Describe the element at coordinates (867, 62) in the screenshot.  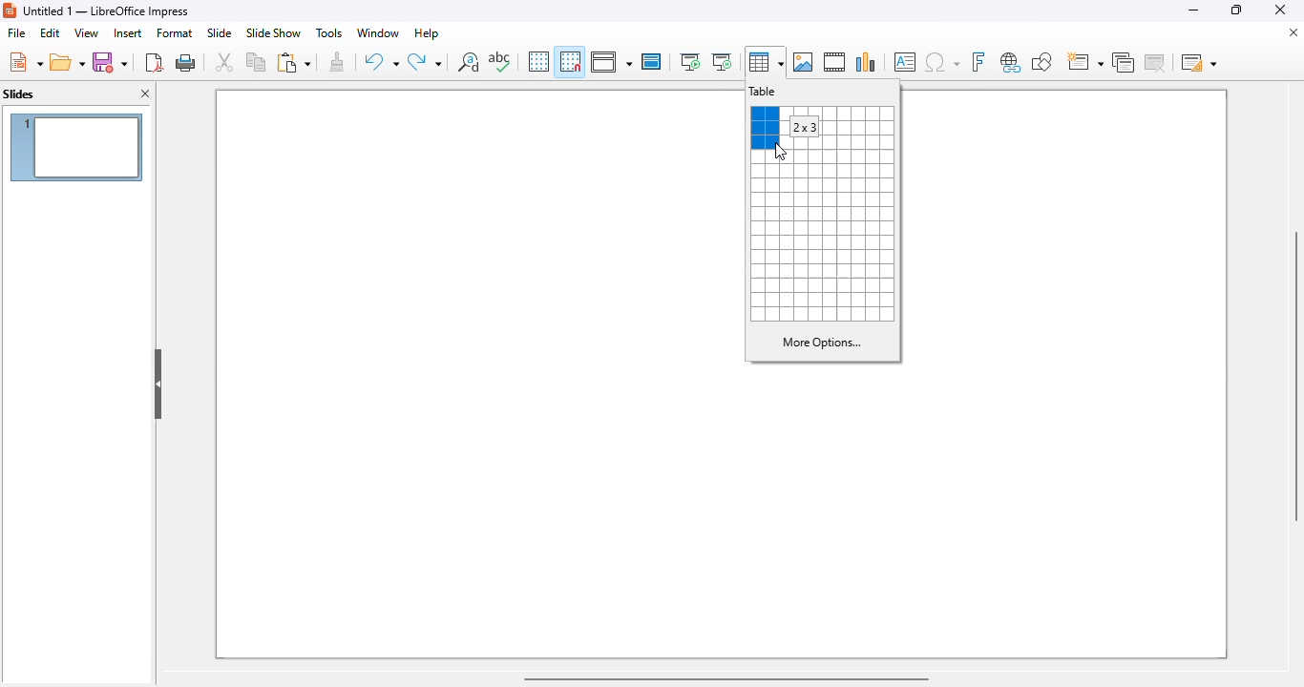
I see `insert chart` at that location.